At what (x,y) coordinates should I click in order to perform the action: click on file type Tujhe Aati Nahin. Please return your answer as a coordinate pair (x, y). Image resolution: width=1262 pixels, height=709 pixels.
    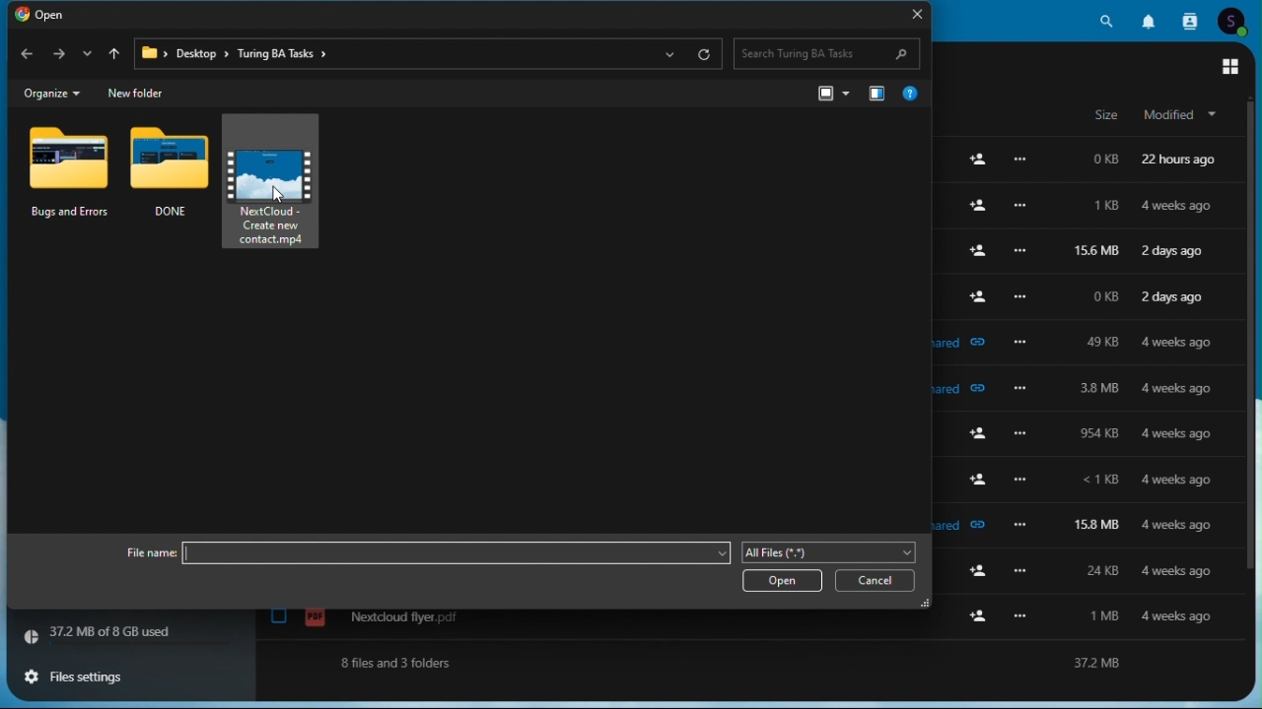
    Looking at the image, I should click on (830, 551).